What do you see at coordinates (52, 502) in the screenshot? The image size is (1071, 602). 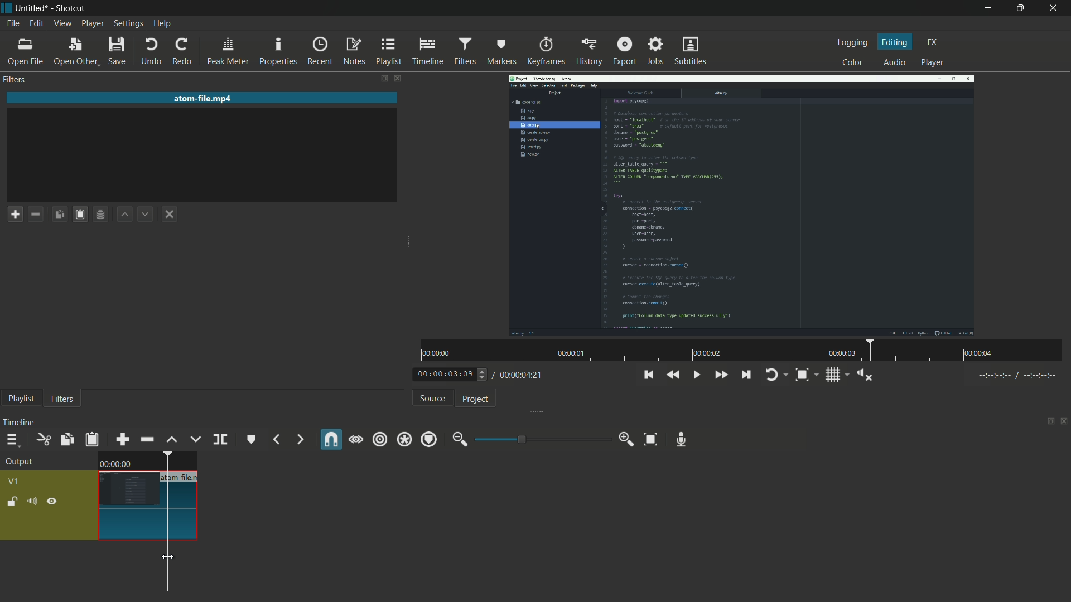 I see `hide` at bounding box center [52, 502].